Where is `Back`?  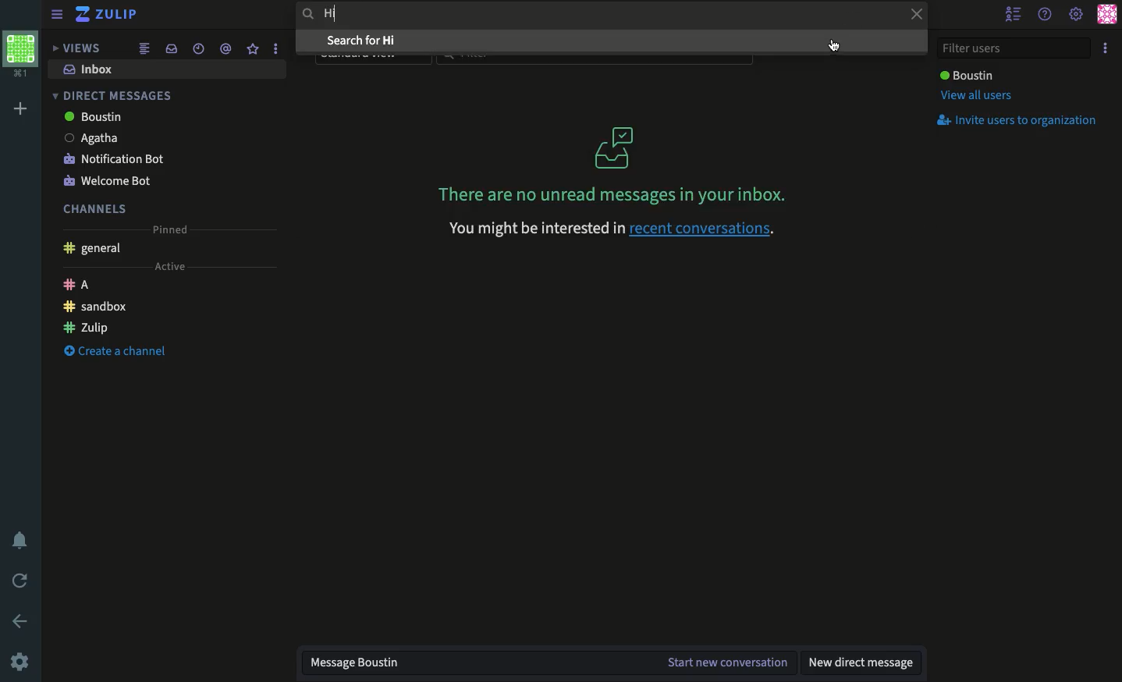
Back is located at coordinates (22, 620).